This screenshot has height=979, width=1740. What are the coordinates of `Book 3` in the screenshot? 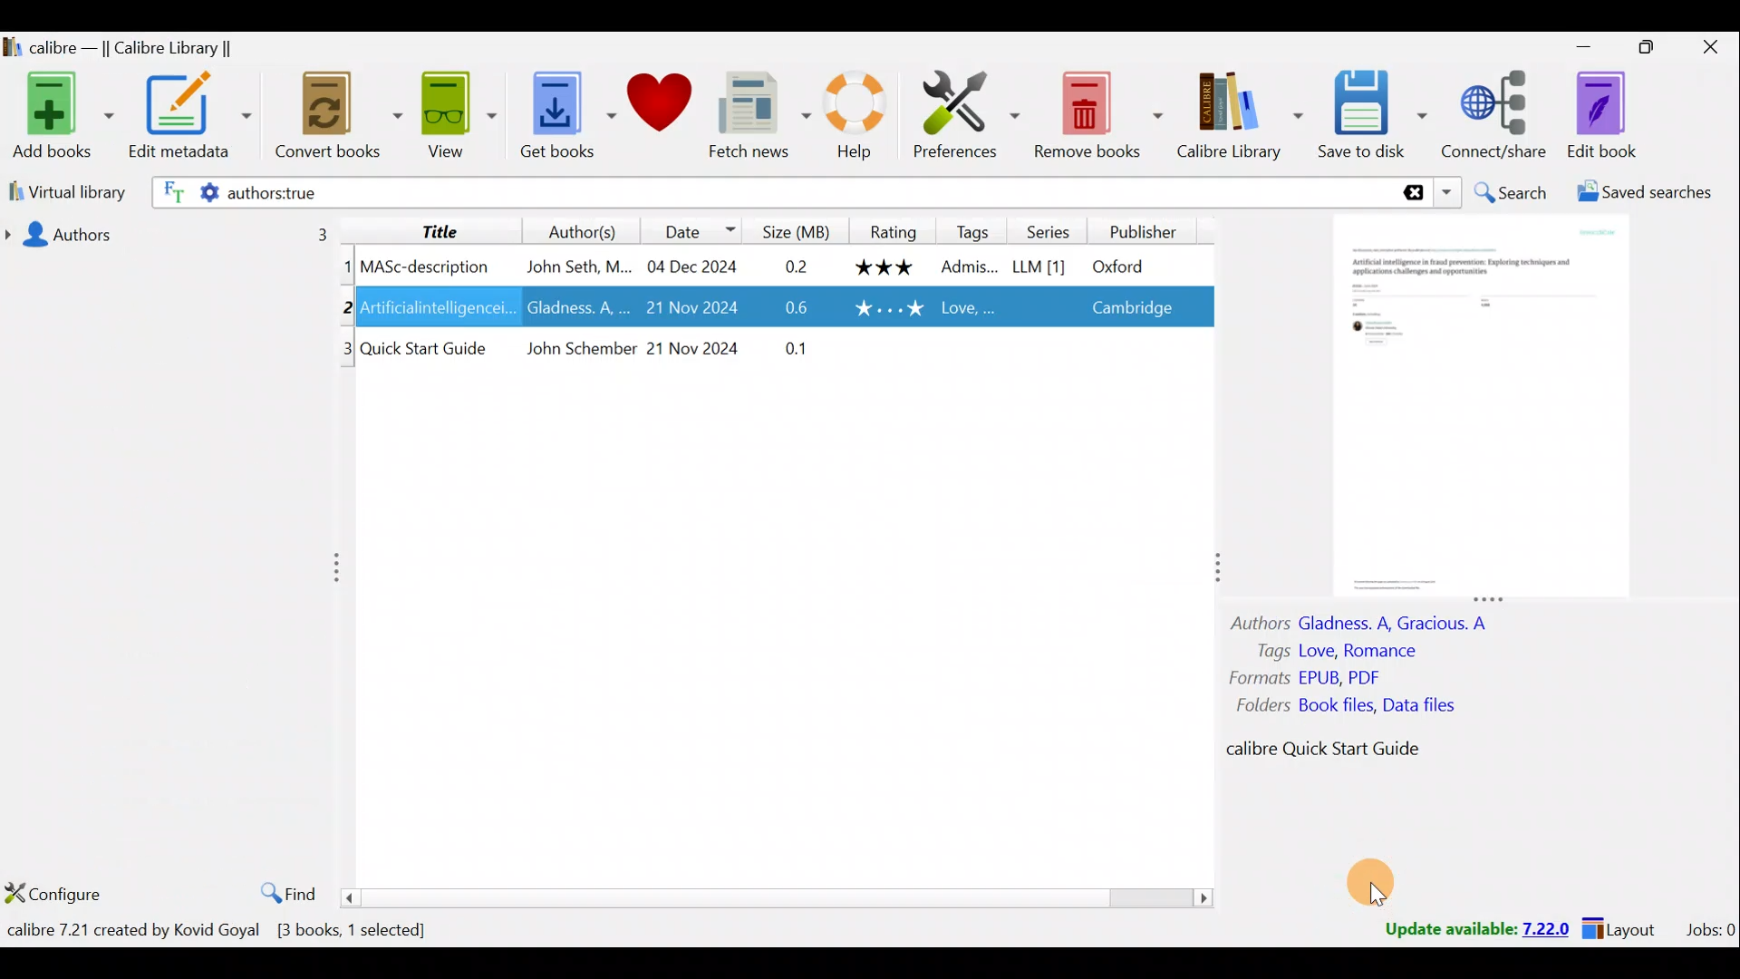 It's located at (780, 351).